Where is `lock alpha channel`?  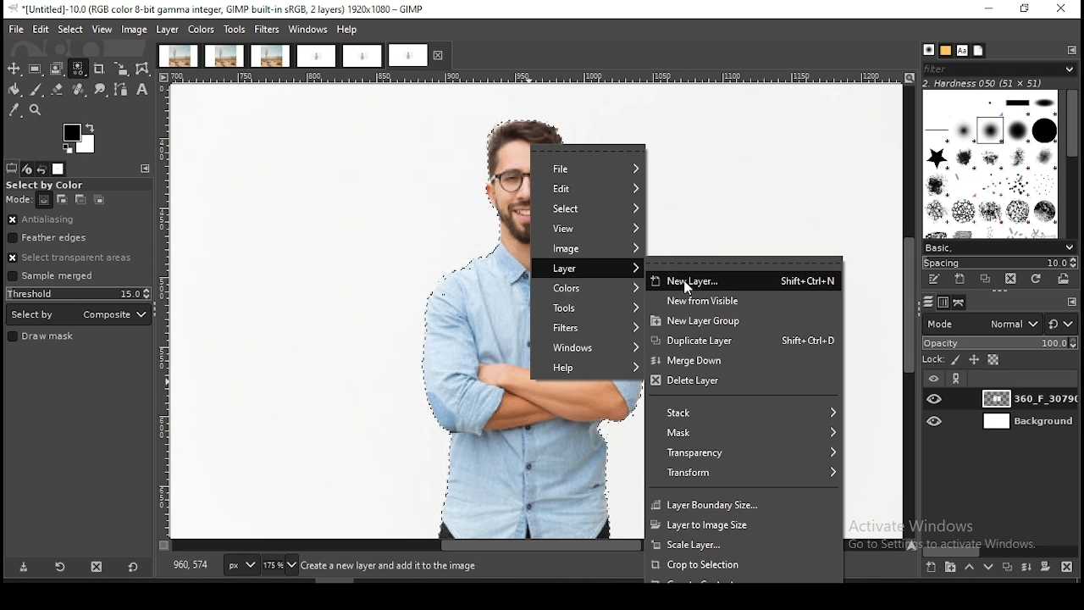 lock alpha channel is located at coordinates (993, 360).